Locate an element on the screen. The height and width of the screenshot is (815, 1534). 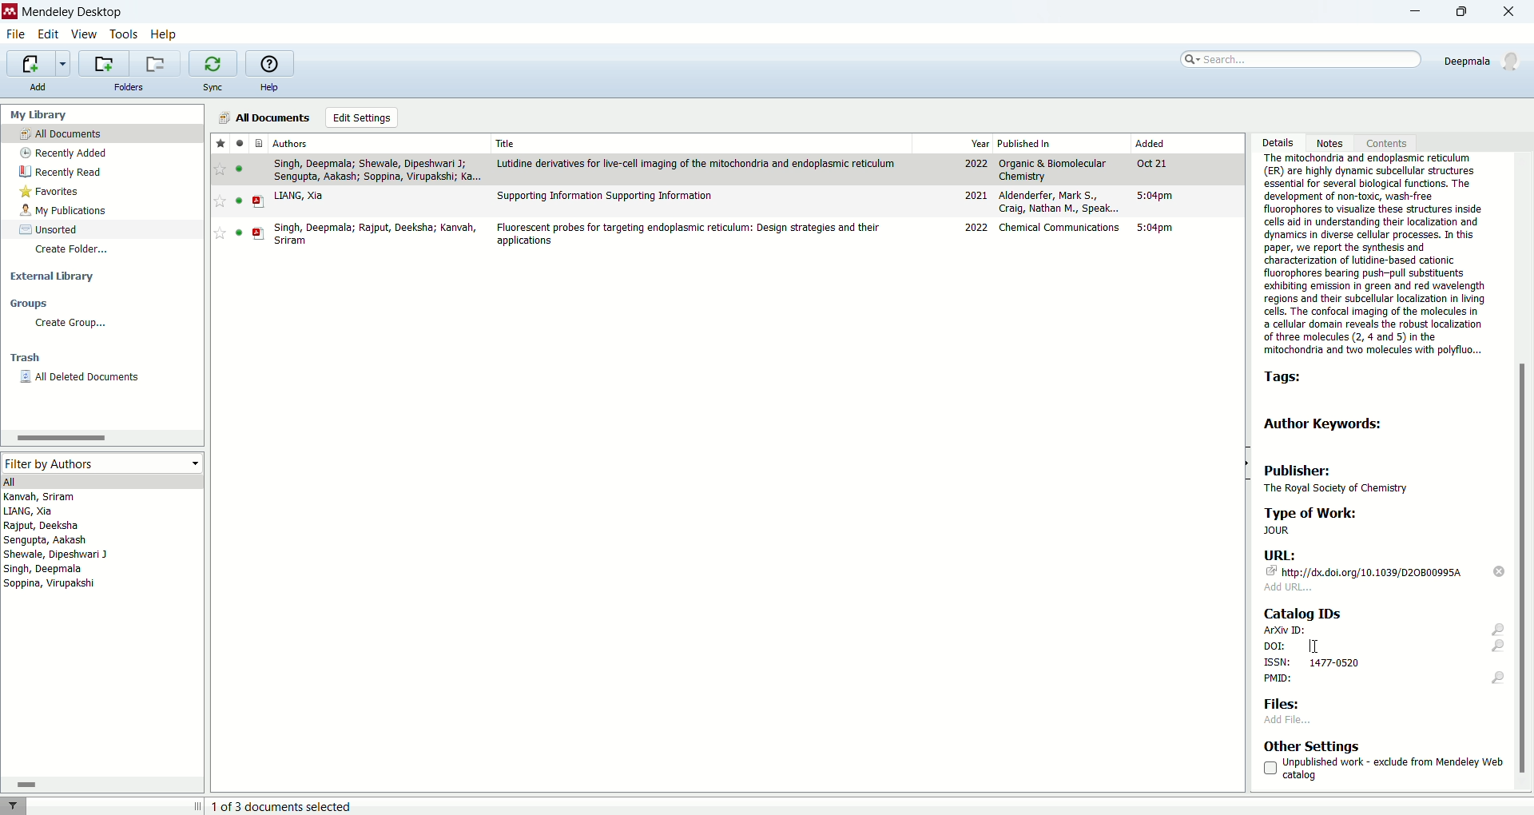
kanvah, sriram is located at coordinates (41, 497).